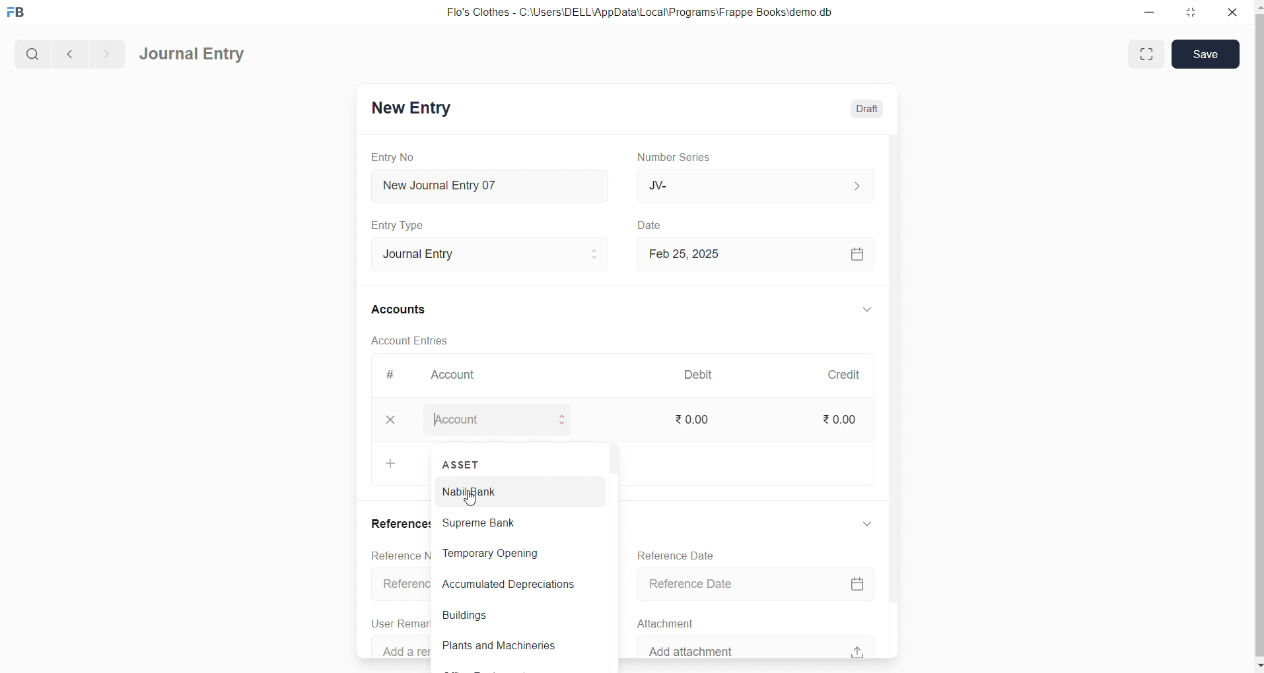  Describe the element at coordinates (509, 585) in the screenshot. I see `Accumulated Depreciations` at that location.